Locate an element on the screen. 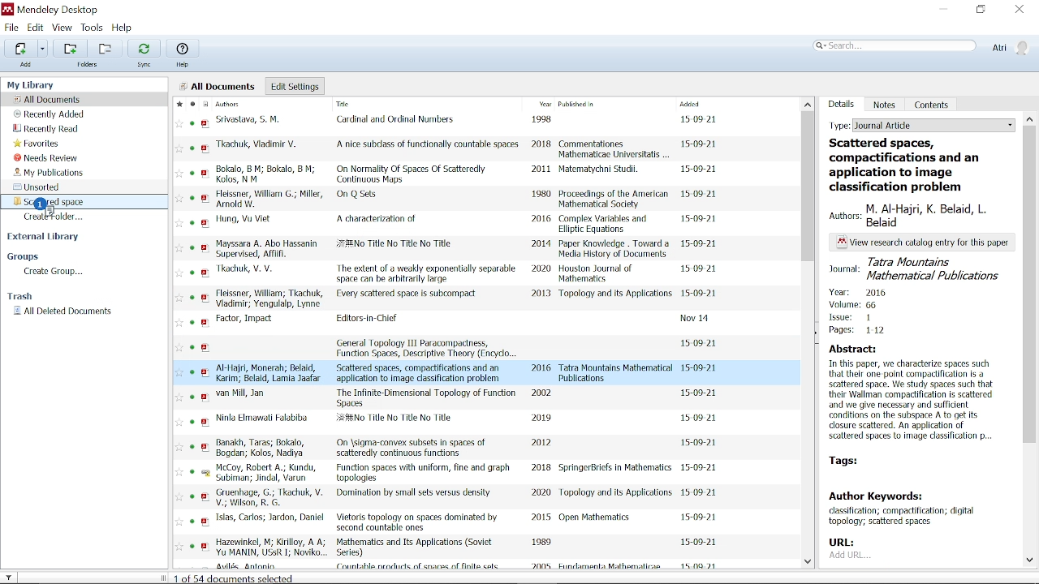 The image size is (1039, 584). help is located at coordinates (184, 65).